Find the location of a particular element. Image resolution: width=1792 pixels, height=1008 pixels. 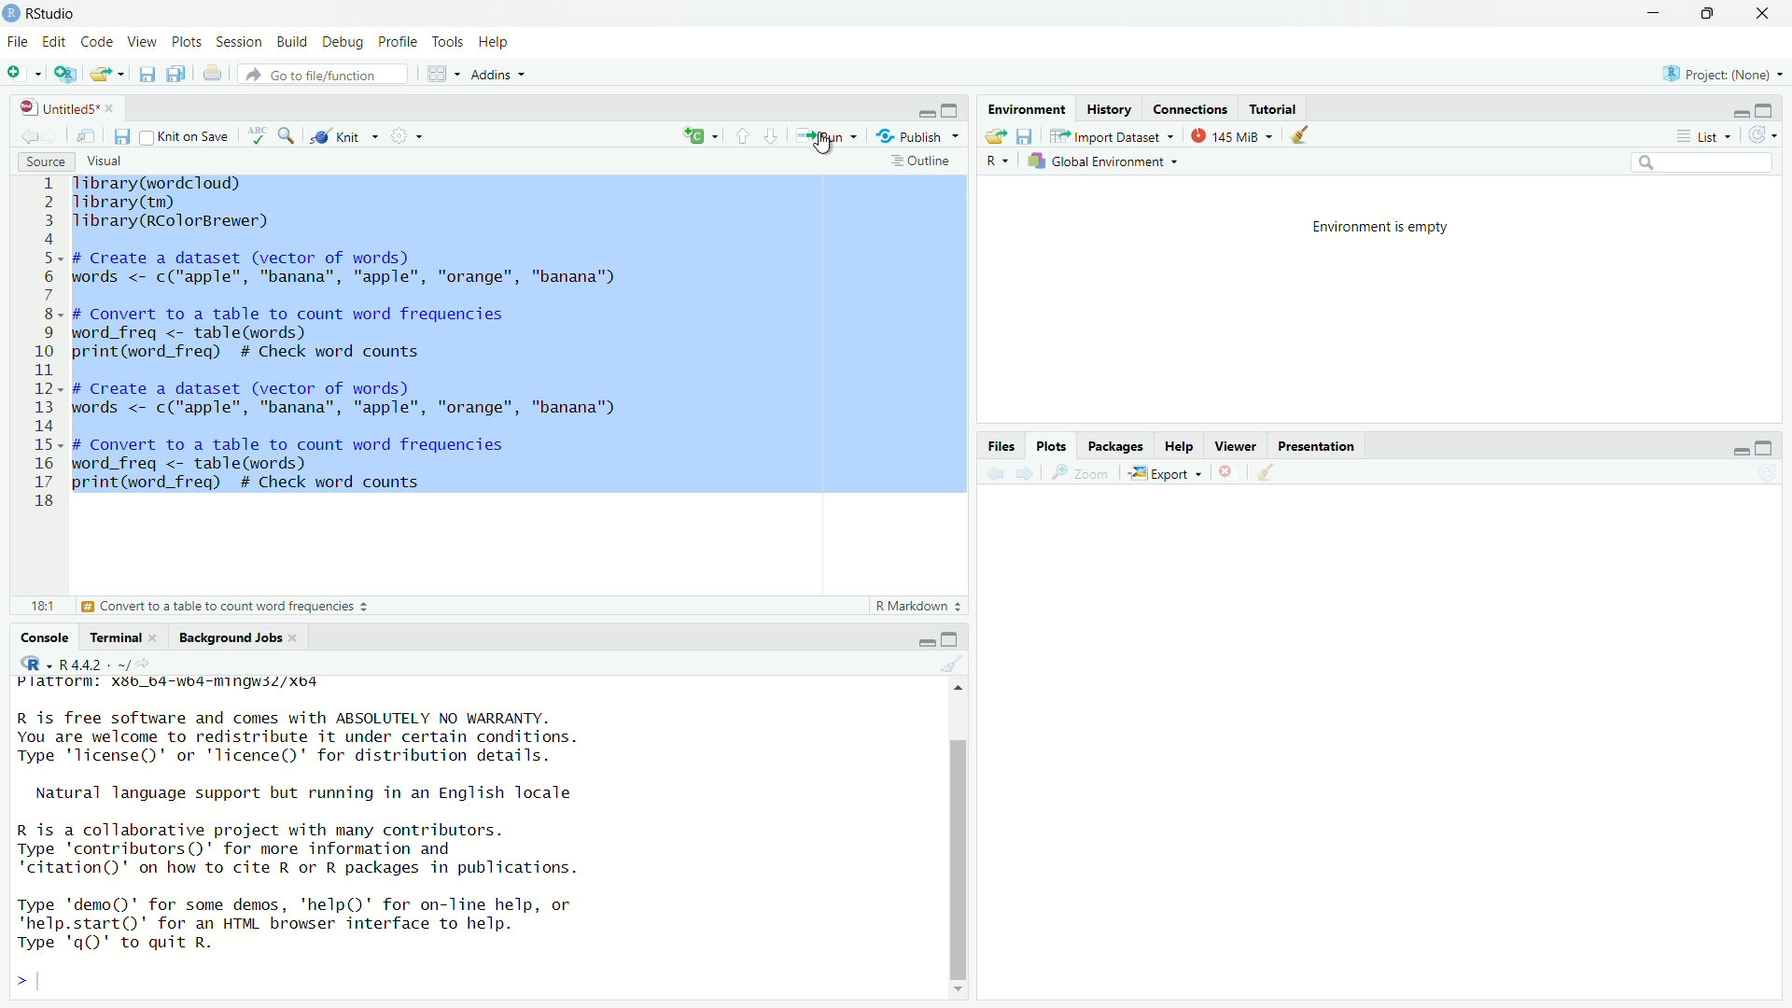

Go to the next section/chunk is located at coordinates (774, 136).